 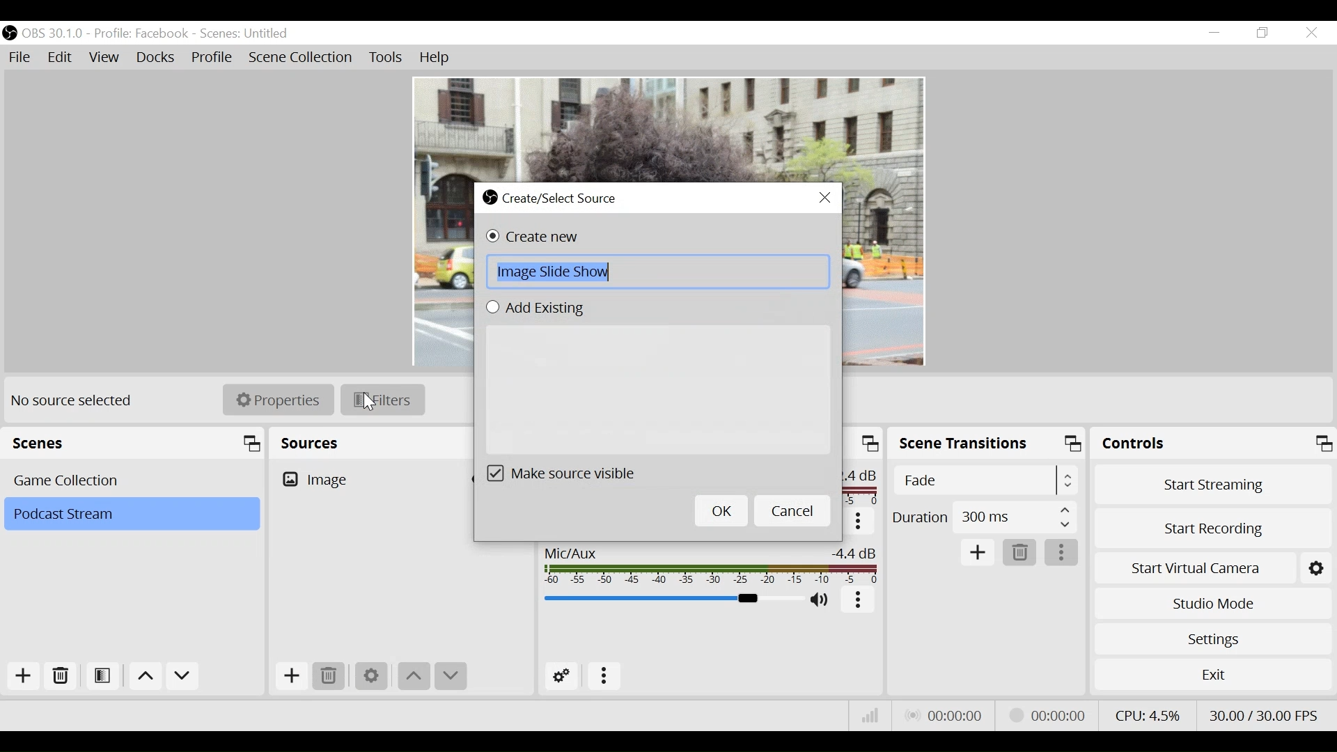 What do you see at coordinates (74, 400) in the screenshot?
I see `No Source Selected` at bounding box center [74, 400].